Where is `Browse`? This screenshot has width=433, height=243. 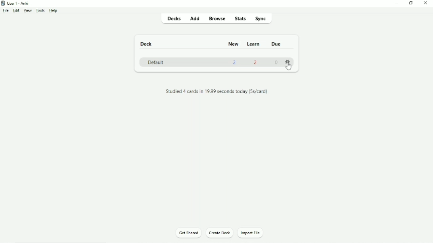 Browse is located at coordinates (218, 19).